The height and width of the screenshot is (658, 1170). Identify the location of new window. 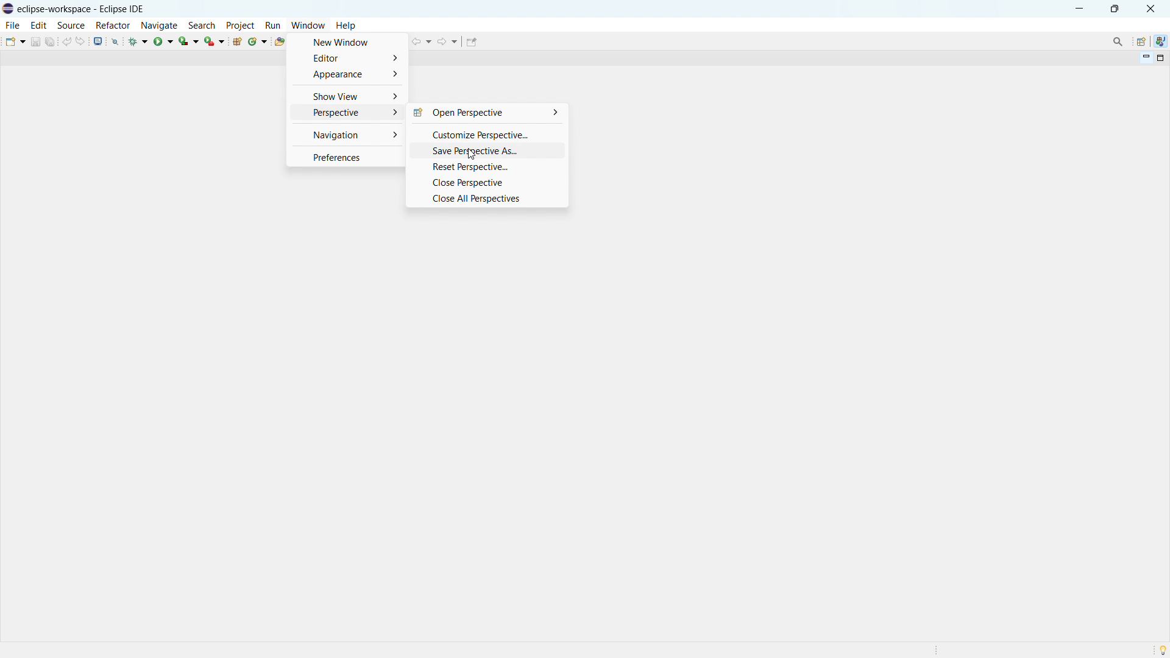
(347, 43).